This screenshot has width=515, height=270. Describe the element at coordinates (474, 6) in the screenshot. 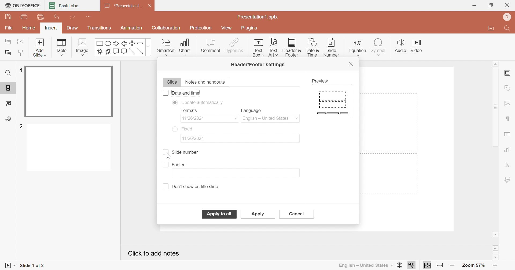

I see `Minimize` at that location.